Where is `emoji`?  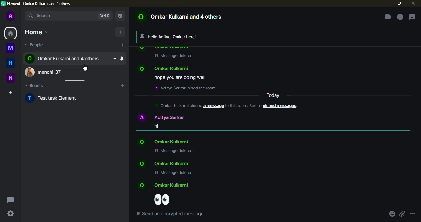
emoji is located at coordinates (392, 214).